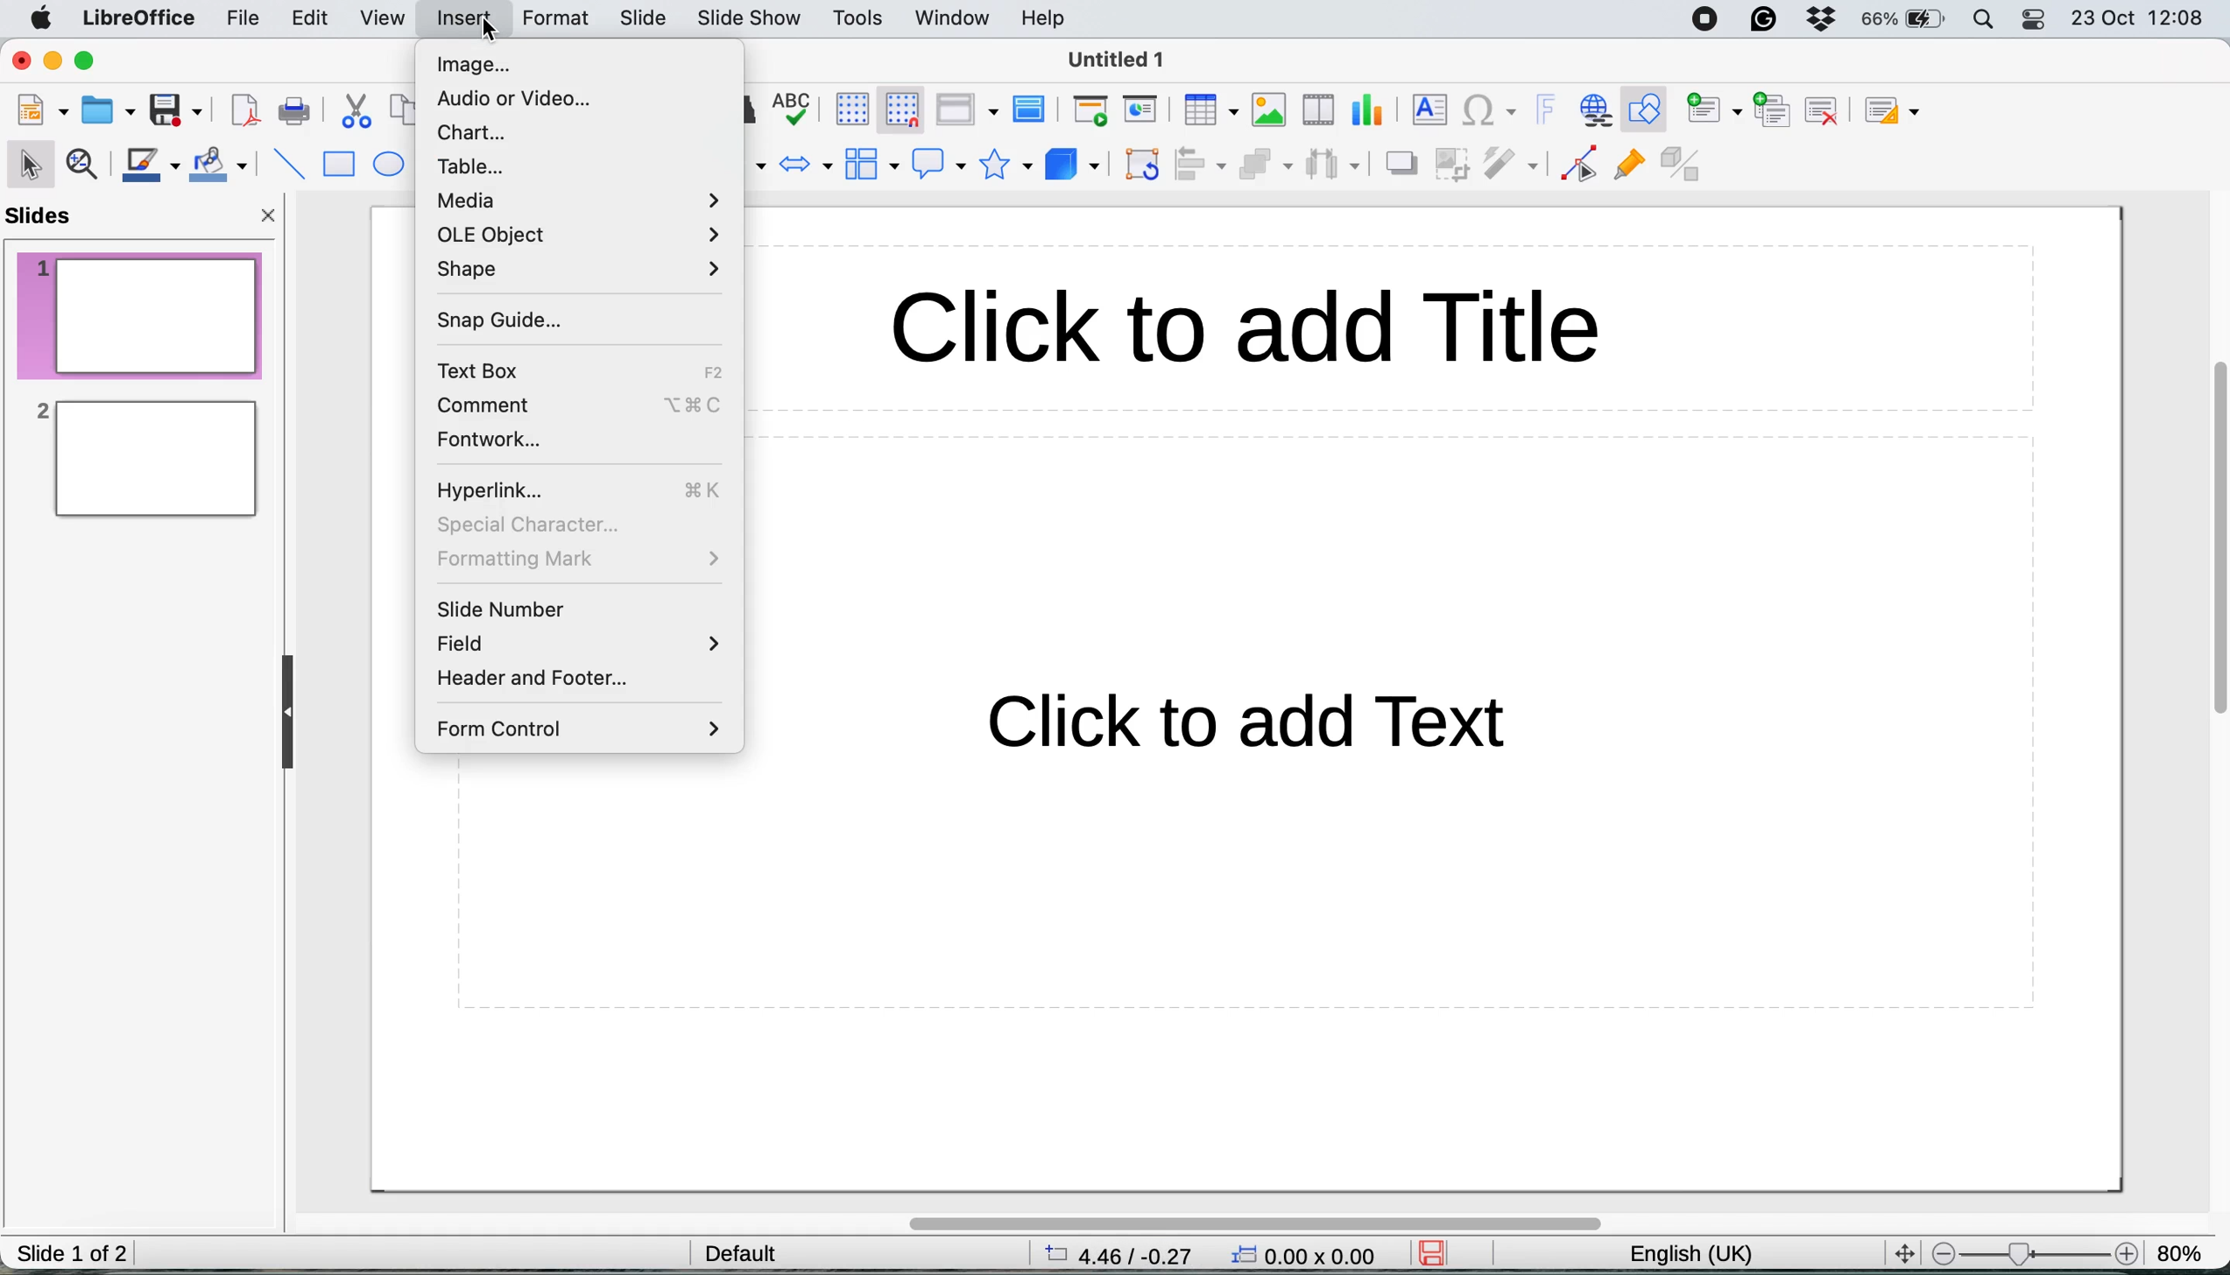 The width and height of the screenshot is (2230, 1275). I want to click on show draw functions, so click(1649, 110).